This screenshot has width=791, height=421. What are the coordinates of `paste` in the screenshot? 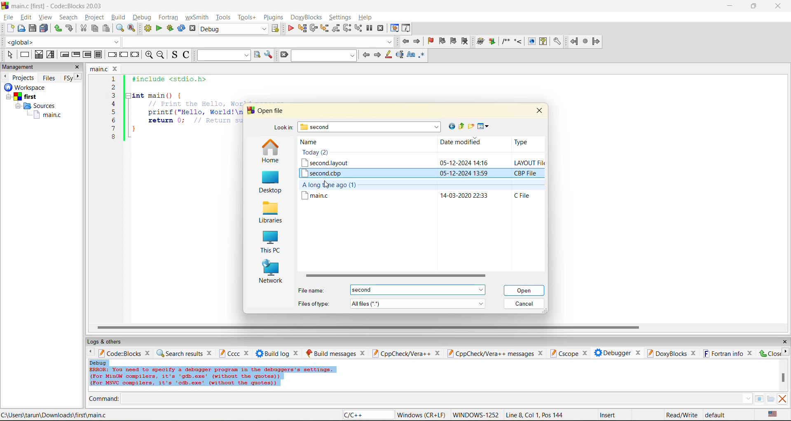 It's located at (106, 28).